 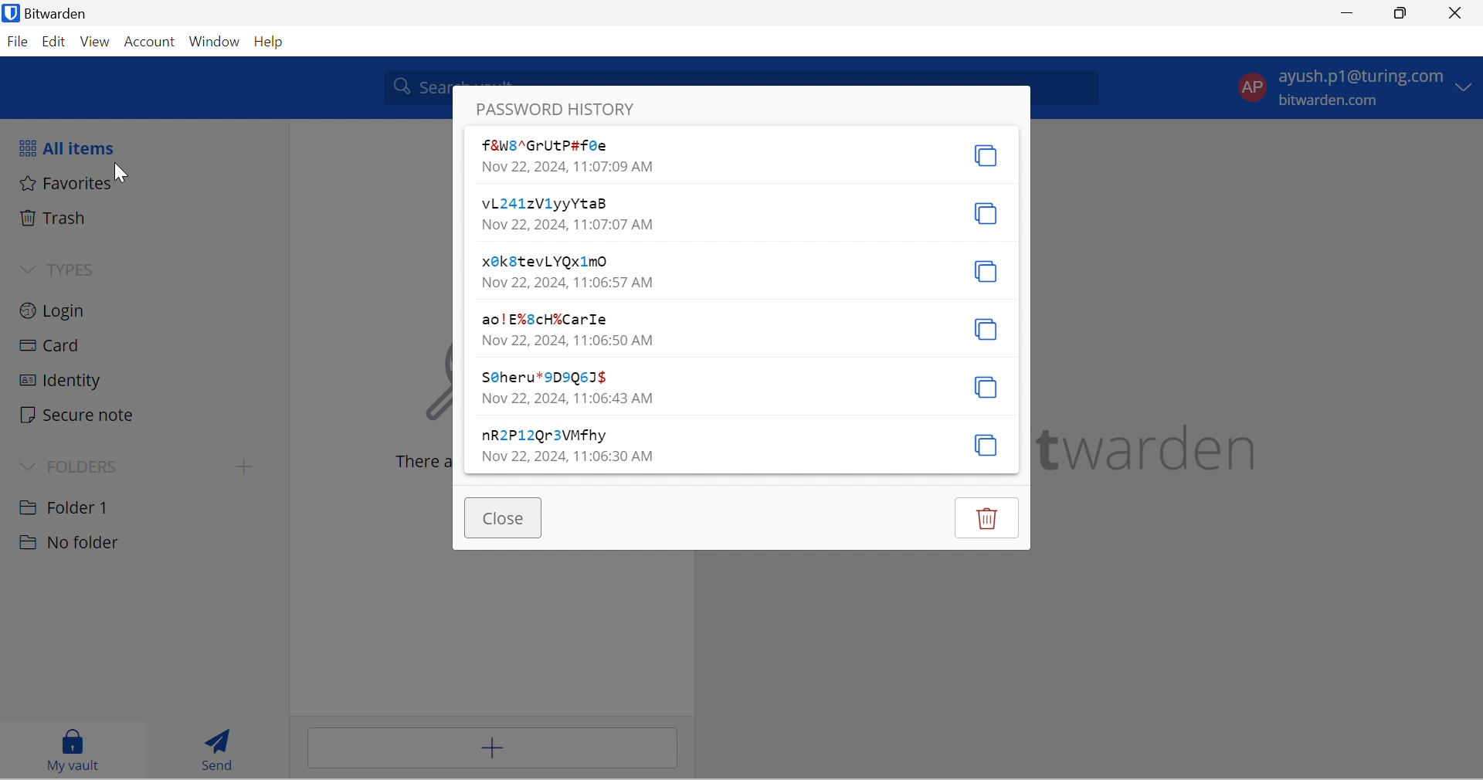 I want to click on Nov 22, 2024, 11:07:09 AM, so click(x=568, y=167).